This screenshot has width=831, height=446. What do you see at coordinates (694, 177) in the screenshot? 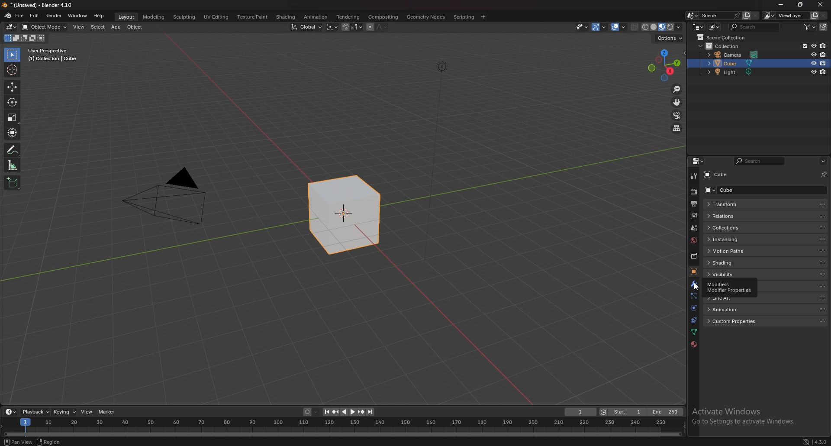
I see `tool` at bounding box center [694, 177].